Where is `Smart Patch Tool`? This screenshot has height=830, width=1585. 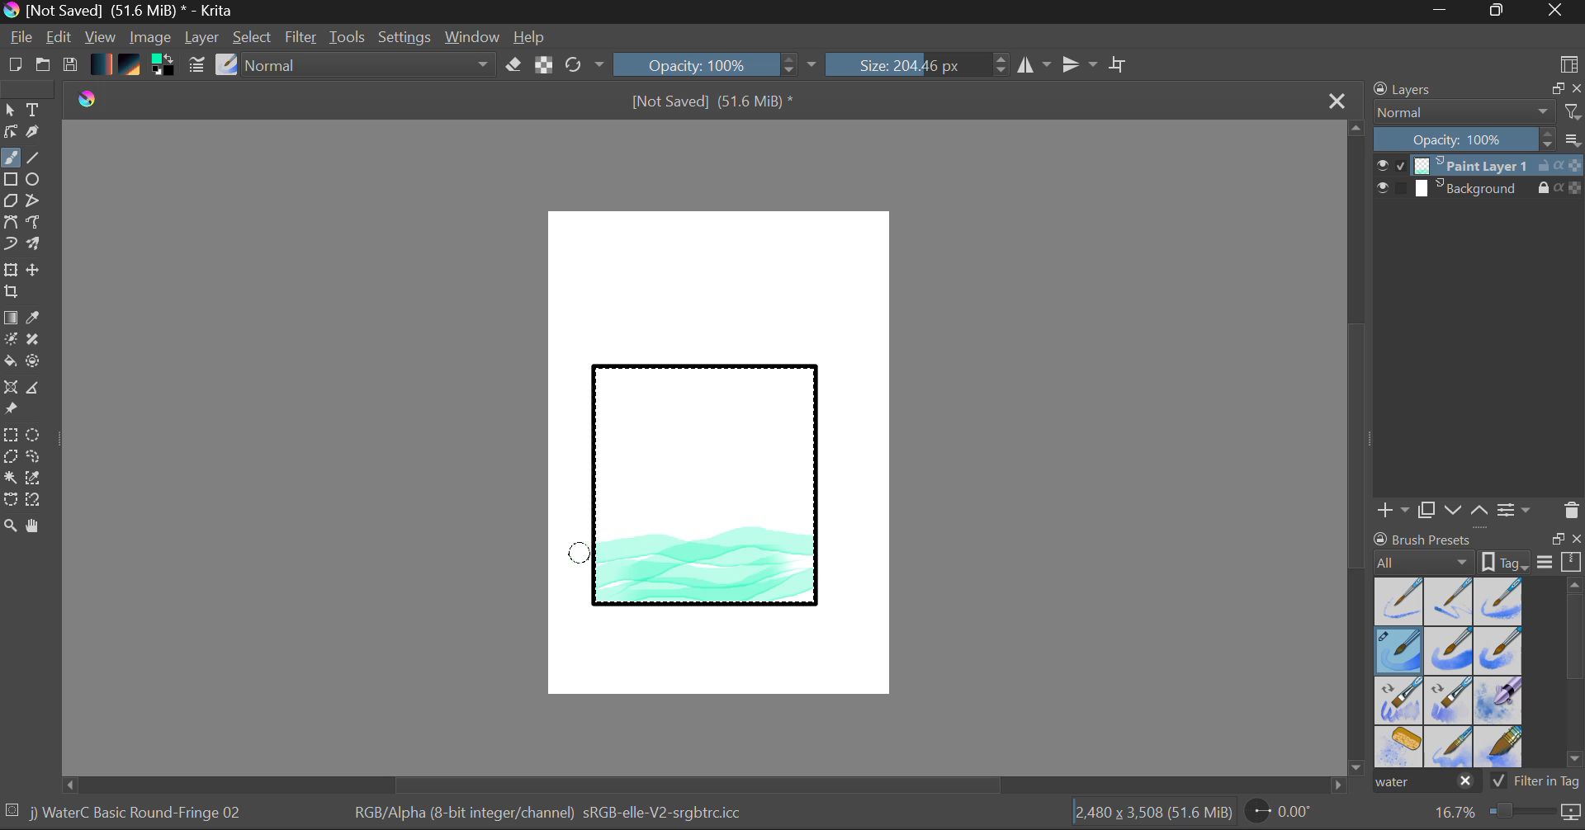
Smart Patch Tool is located at coordinates (39, 342).